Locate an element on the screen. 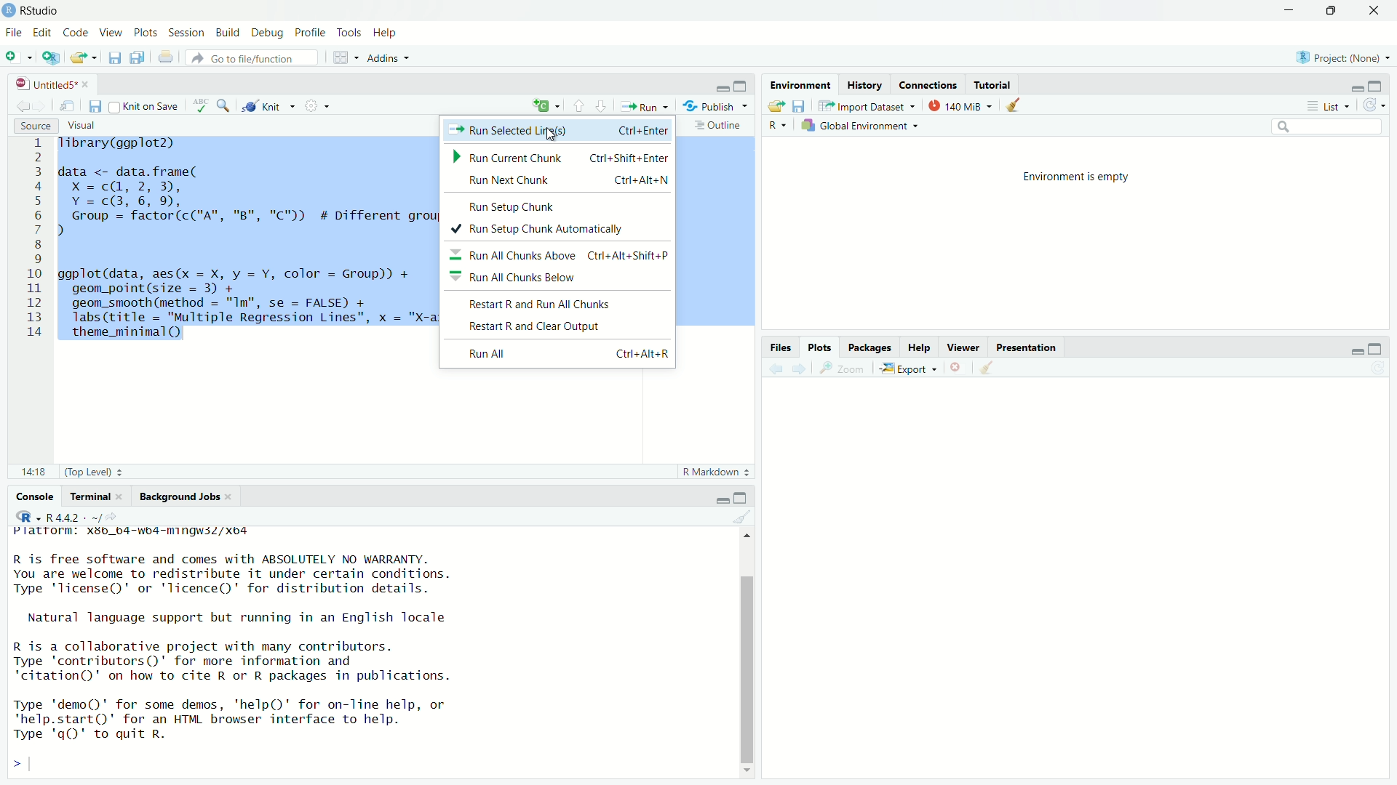 This screenshot has width=1397, height=785. minimise is located at coordinates (1342, 347).